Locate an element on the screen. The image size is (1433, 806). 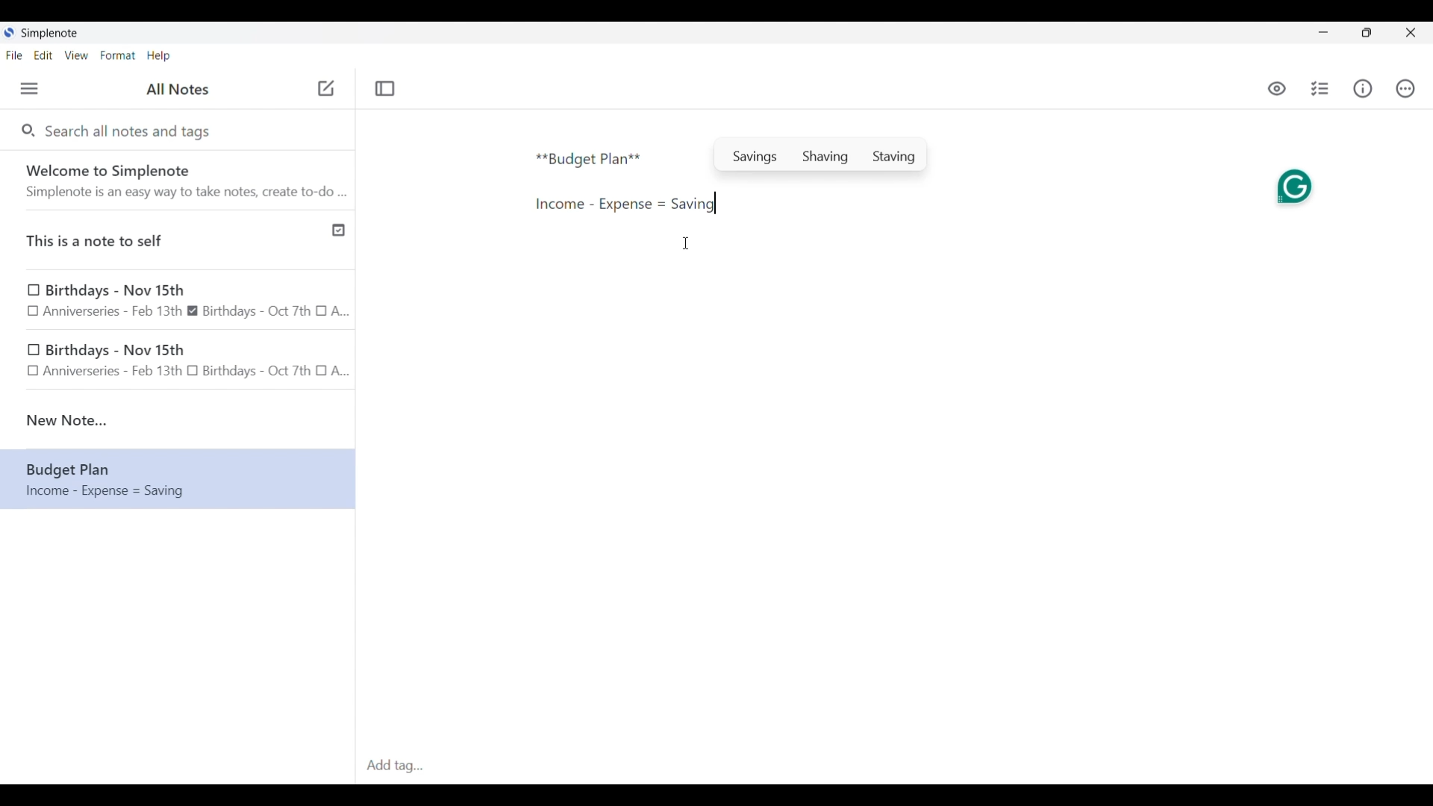
Menu is located at coordinates (29, 88).